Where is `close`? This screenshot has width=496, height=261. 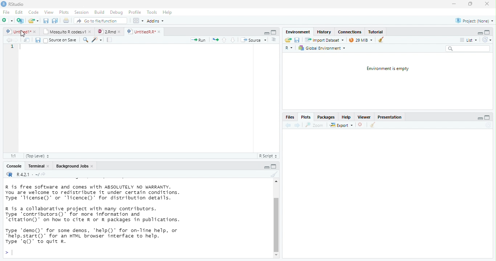 close is located at coordinates (487, 4).